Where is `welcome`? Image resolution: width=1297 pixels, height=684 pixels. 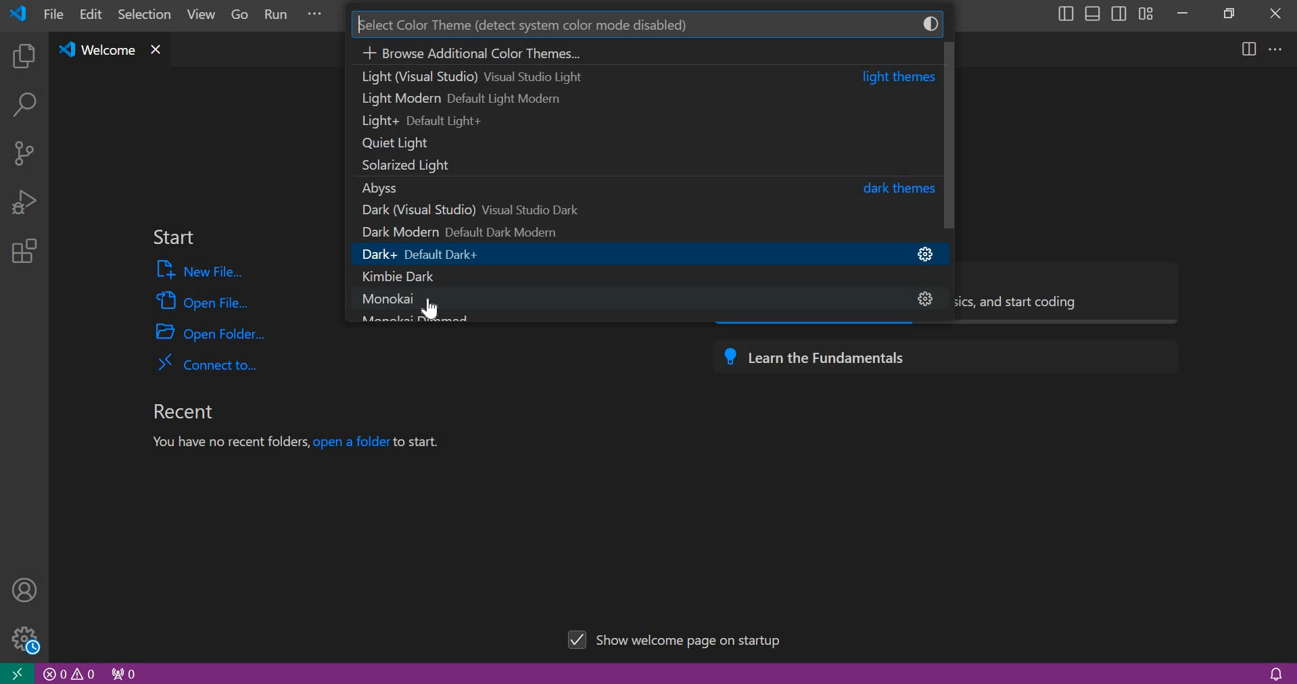 welcome is located at coordinates (99, 51).